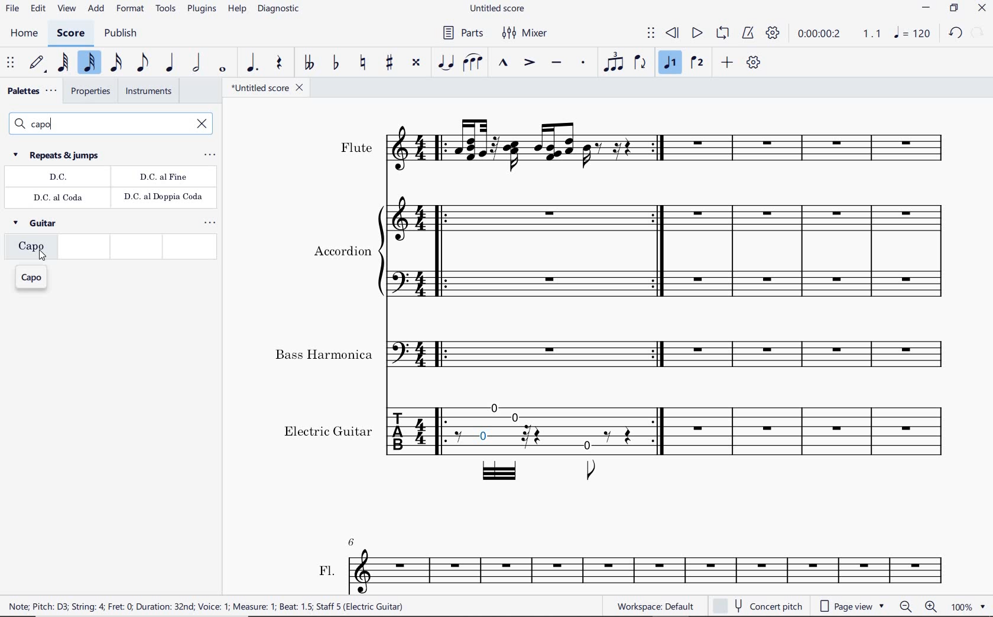  I want to click on palette properties, so click(211, 223).